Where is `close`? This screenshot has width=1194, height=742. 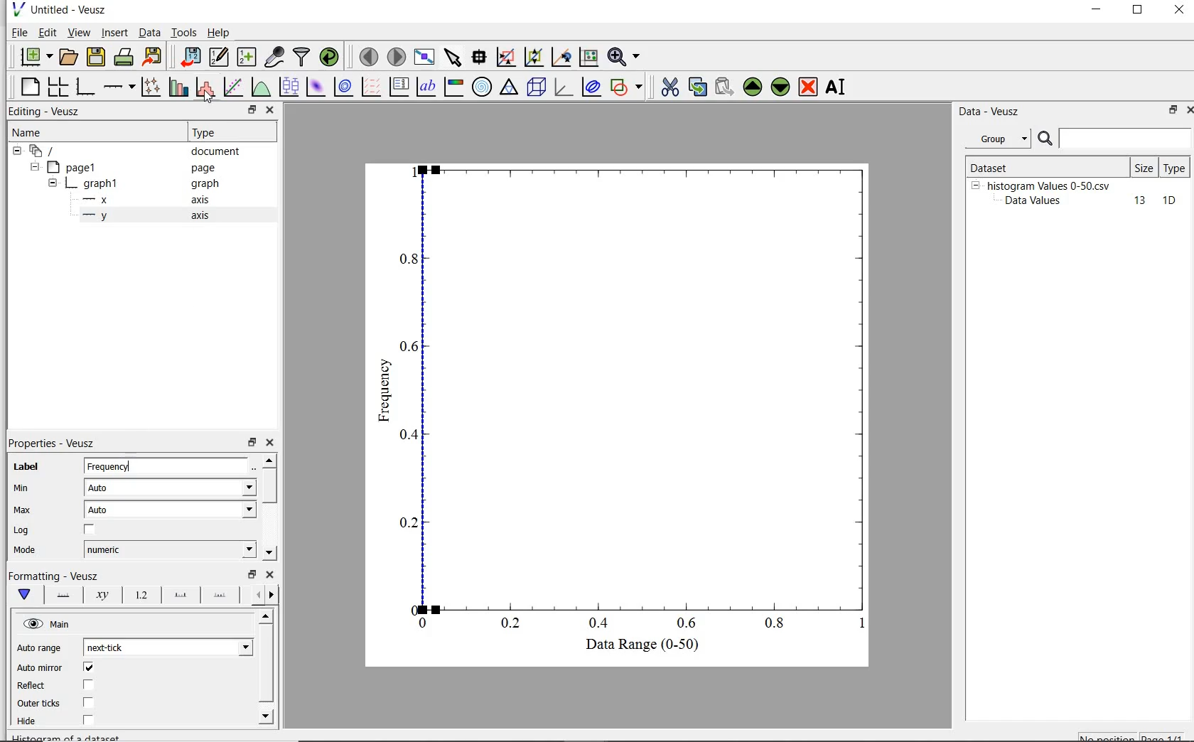 close is located at coordinates (1179, 11).